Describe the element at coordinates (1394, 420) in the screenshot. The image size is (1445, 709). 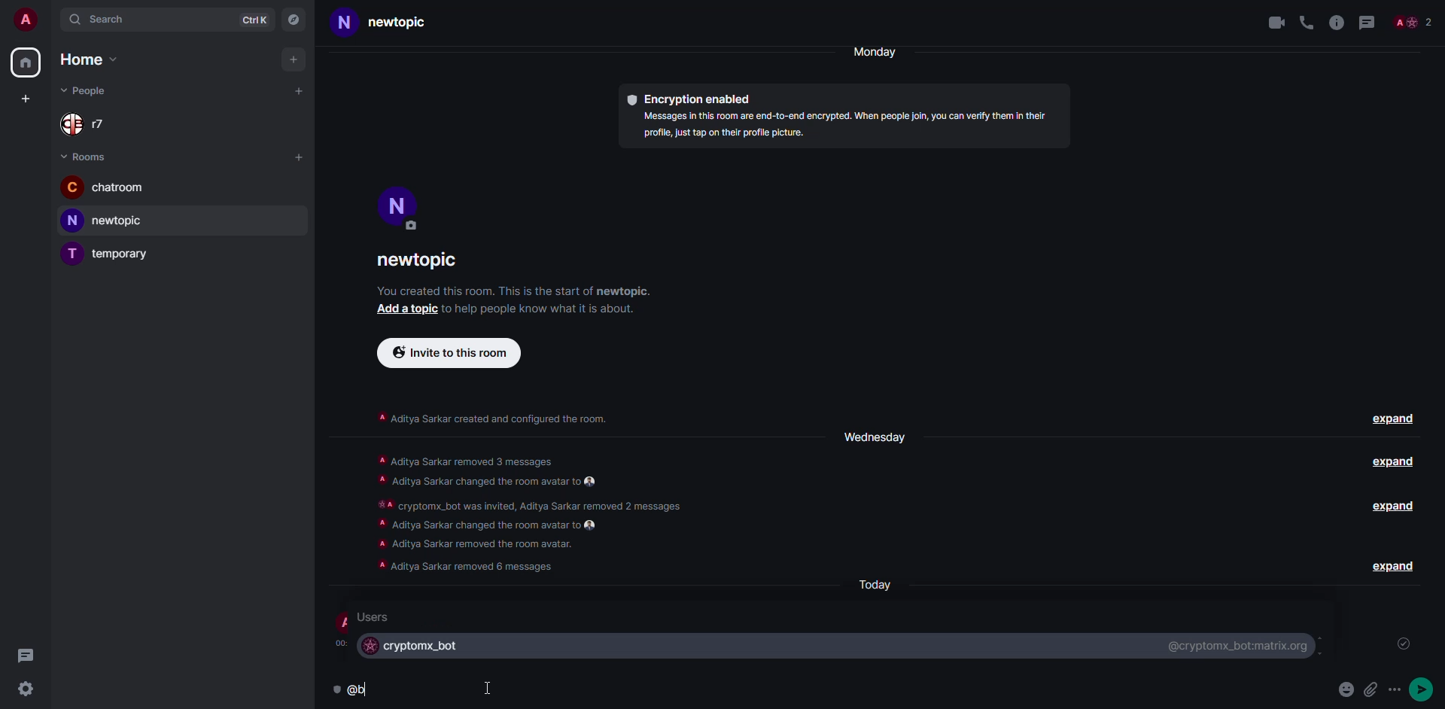
I see `expand` at that location.